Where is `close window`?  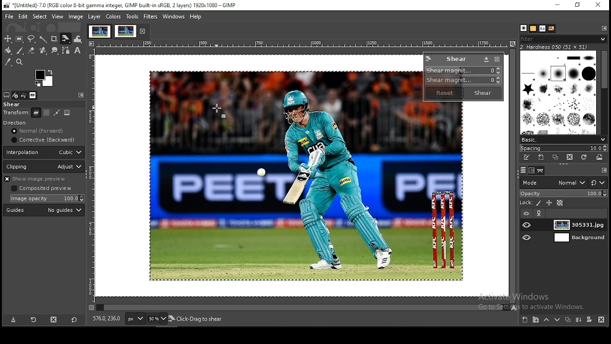 close window is located at coordinates (596, 5).